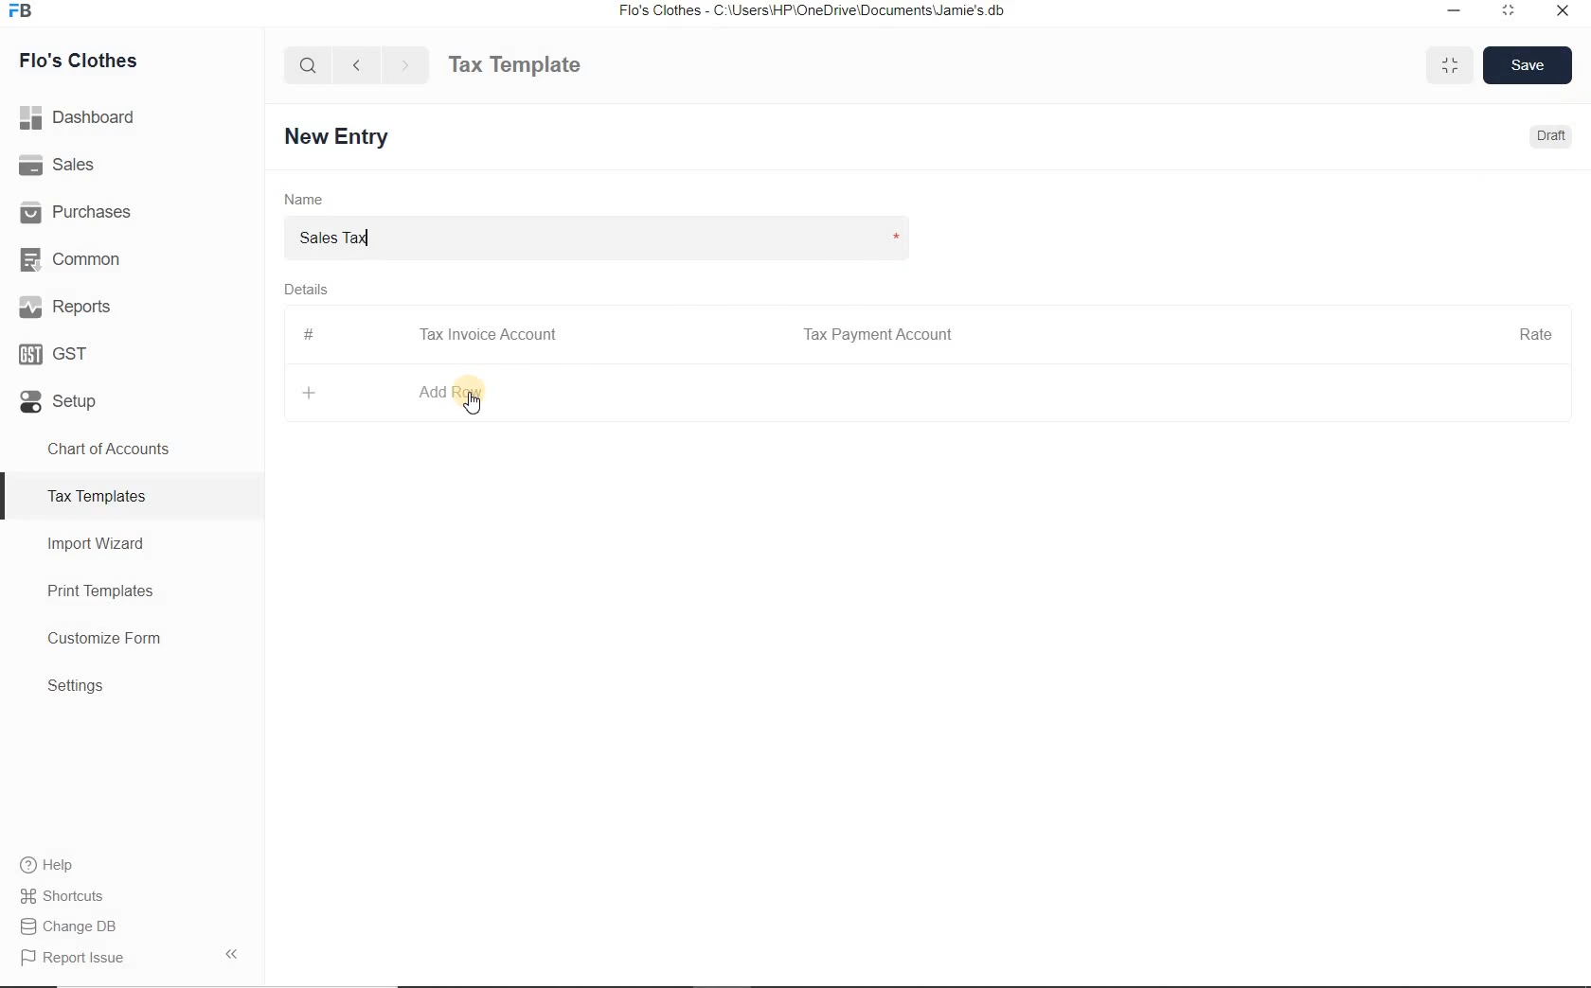  What do you see at coordinates (133, 896) in the screenshot?
I see `Shortcuts` at bounding box center [133, 896].